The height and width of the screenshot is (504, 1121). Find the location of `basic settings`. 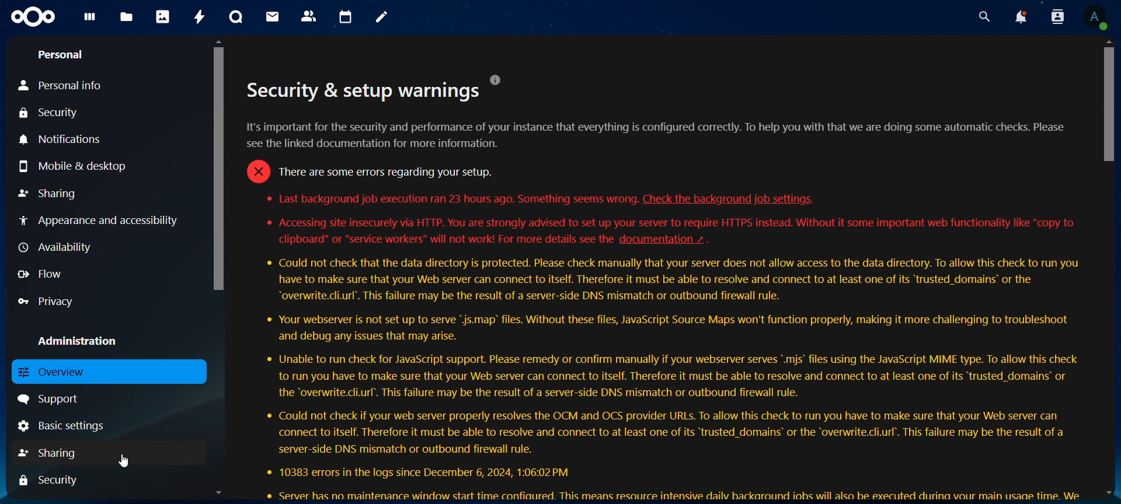

basic settings is located at coordinates (66, 426).